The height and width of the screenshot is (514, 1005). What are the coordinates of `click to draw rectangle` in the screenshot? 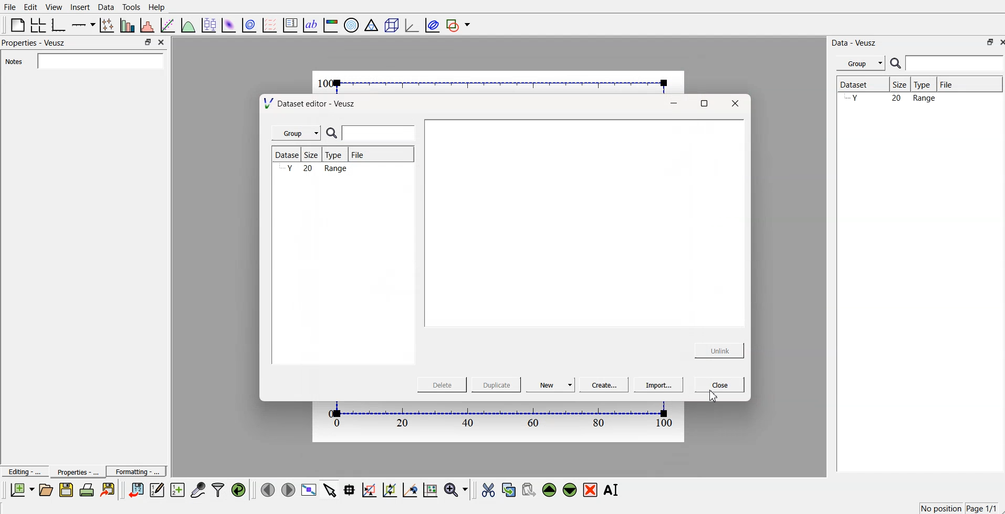 It's located at (370, 489).